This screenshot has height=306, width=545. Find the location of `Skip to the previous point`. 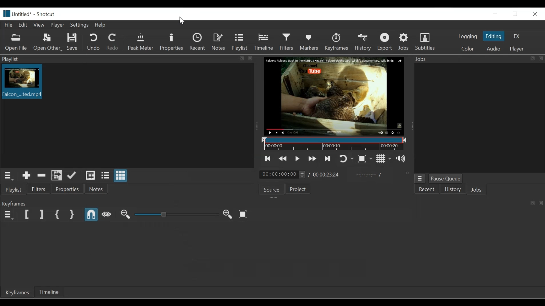

Skip to the previous point is located at coordinates (269, 159).